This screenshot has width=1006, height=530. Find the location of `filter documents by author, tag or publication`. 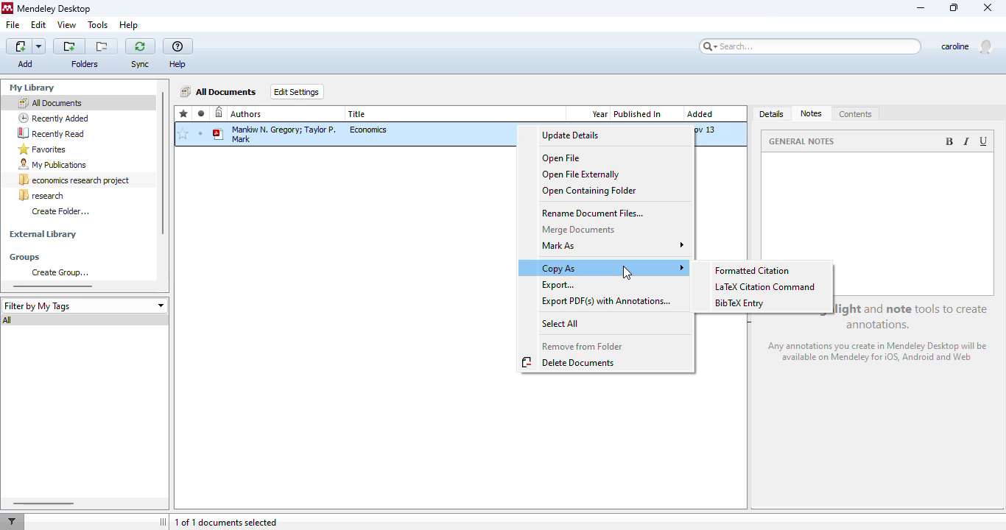

filter documents by author, tag or publication is located at coordinates (11, 522).